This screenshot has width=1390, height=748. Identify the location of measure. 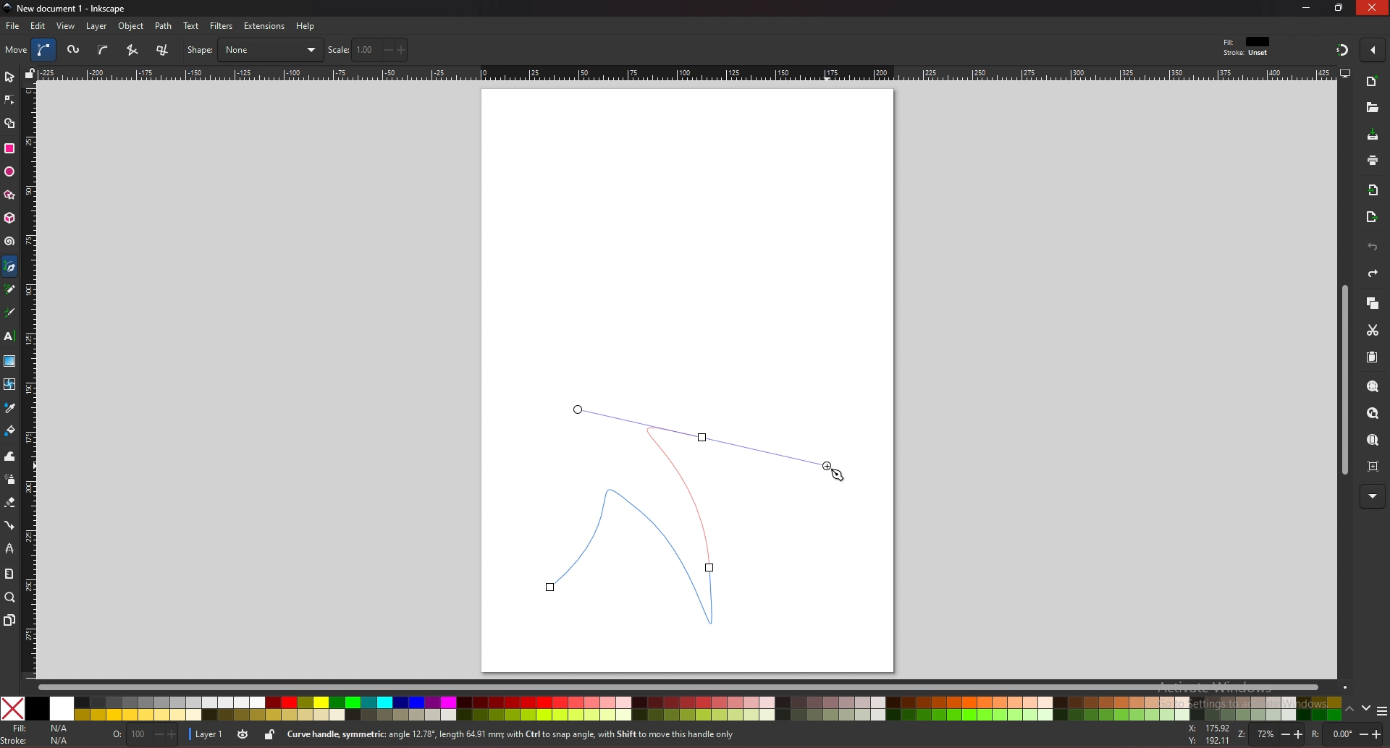
(9, 574).